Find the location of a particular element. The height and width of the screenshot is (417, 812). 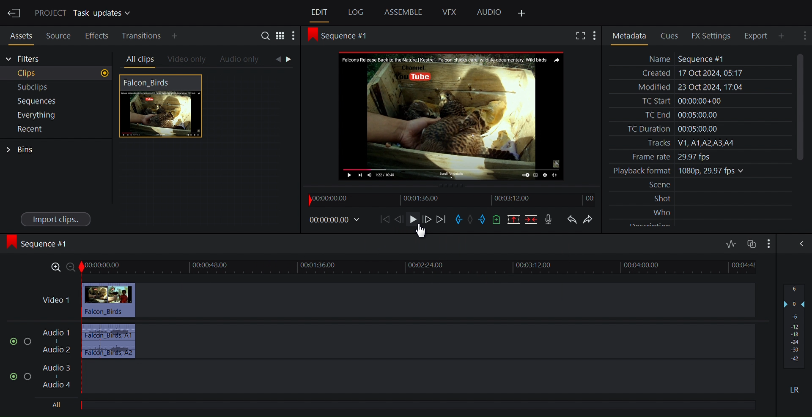

Name is located at coordinates (699, 59).